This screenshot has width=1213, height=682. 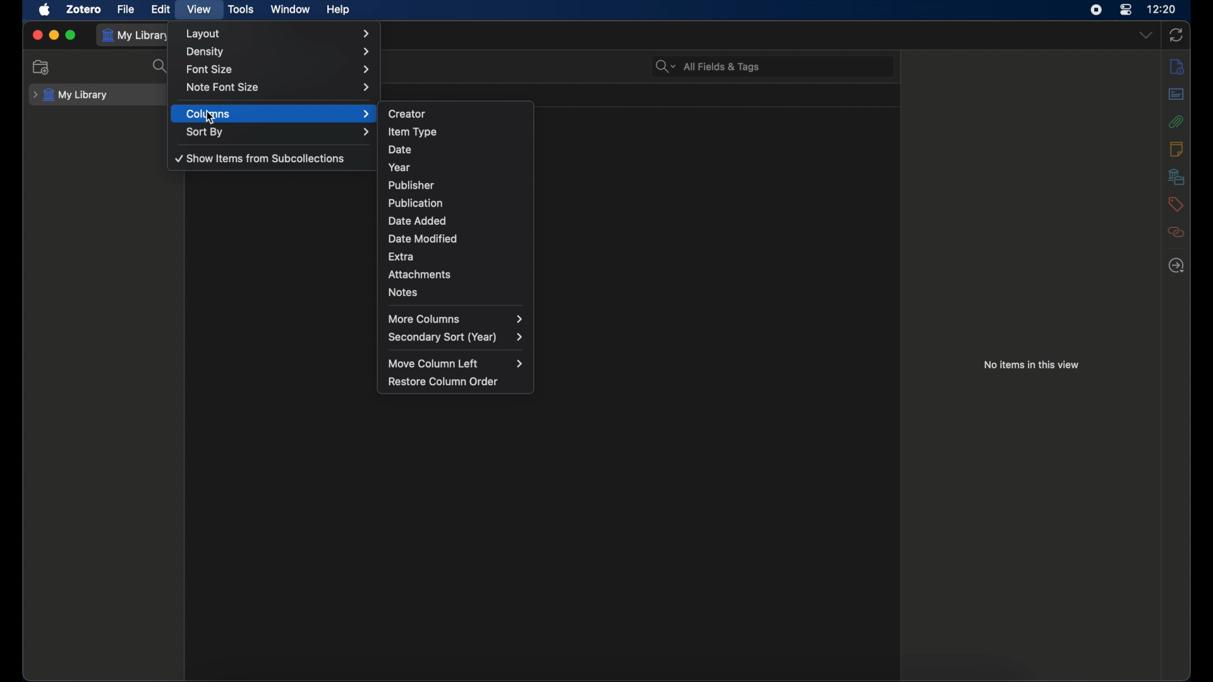 What do you see at coordinates (410, 185) in the screenshot?
I see `publisher` at bounding box center [410, 185].